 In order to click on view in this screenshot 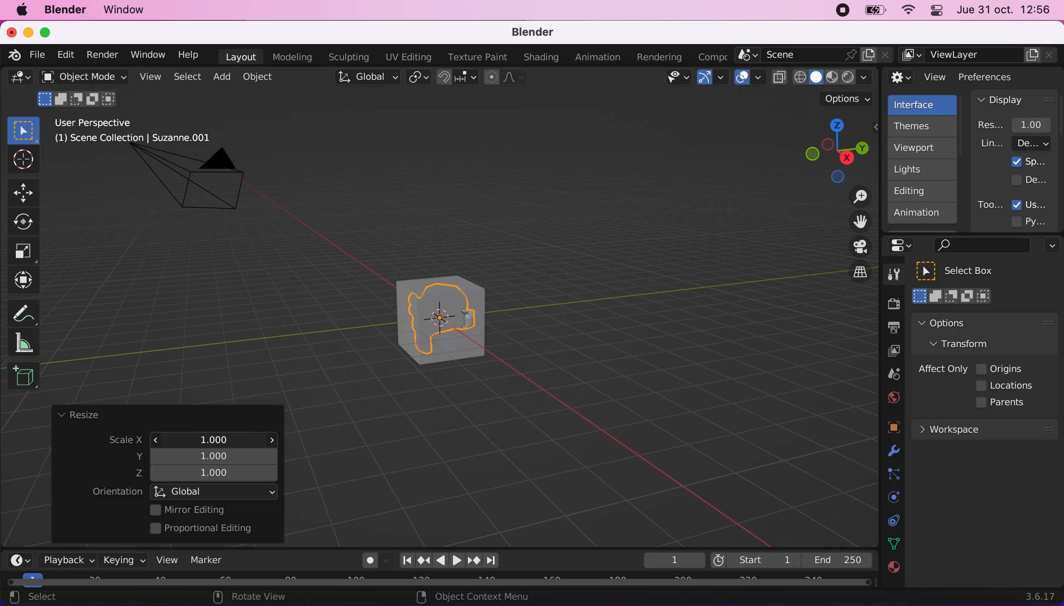, I will do `click(918, 77)`.